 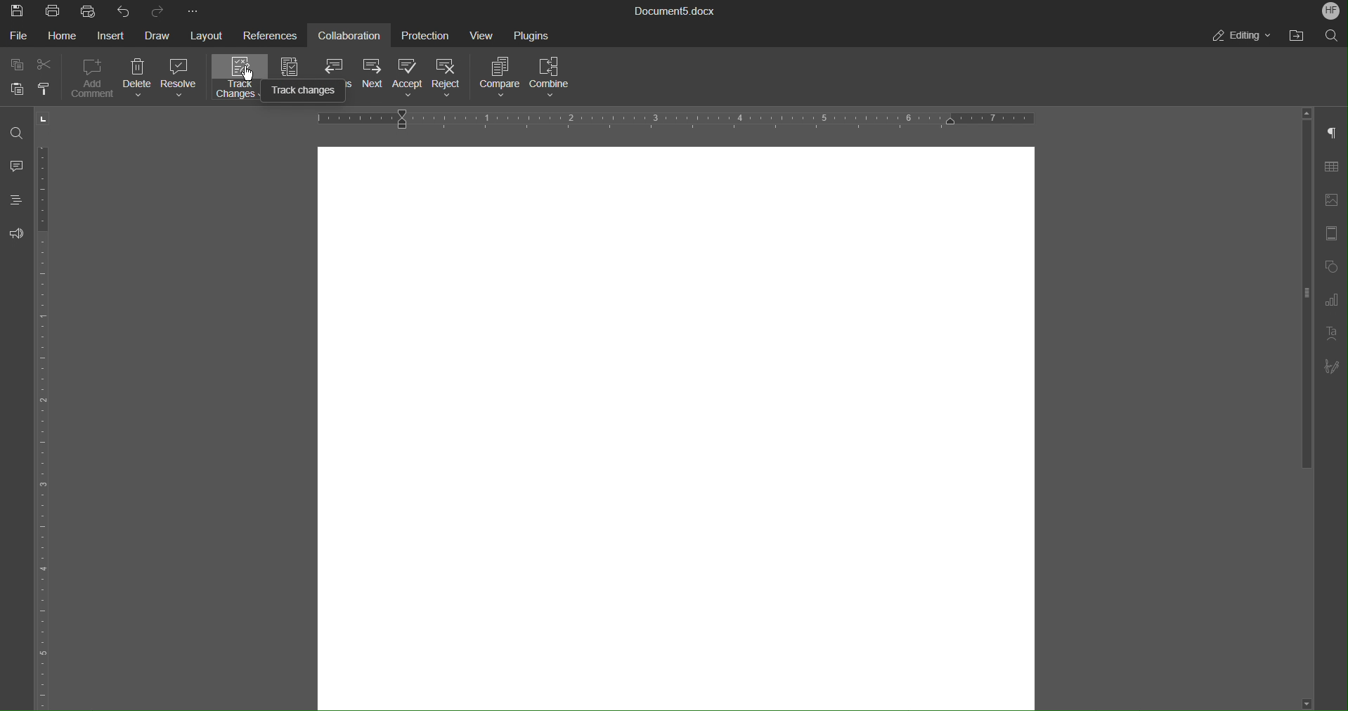 I want to click on Display Mode, so click(x=292, y=66).